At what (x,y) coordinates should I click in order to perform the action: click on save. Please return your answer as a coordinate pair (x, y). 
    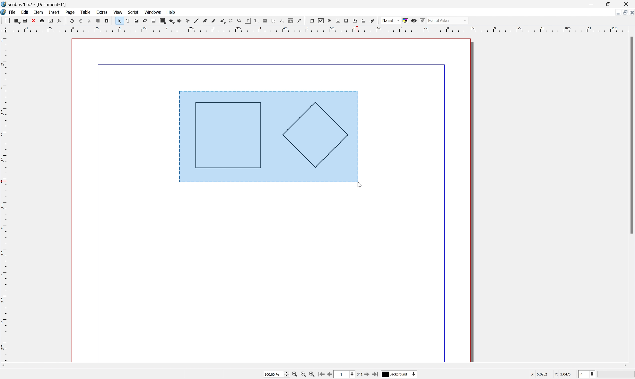
    Looking at the image, I should click on (23, 20).